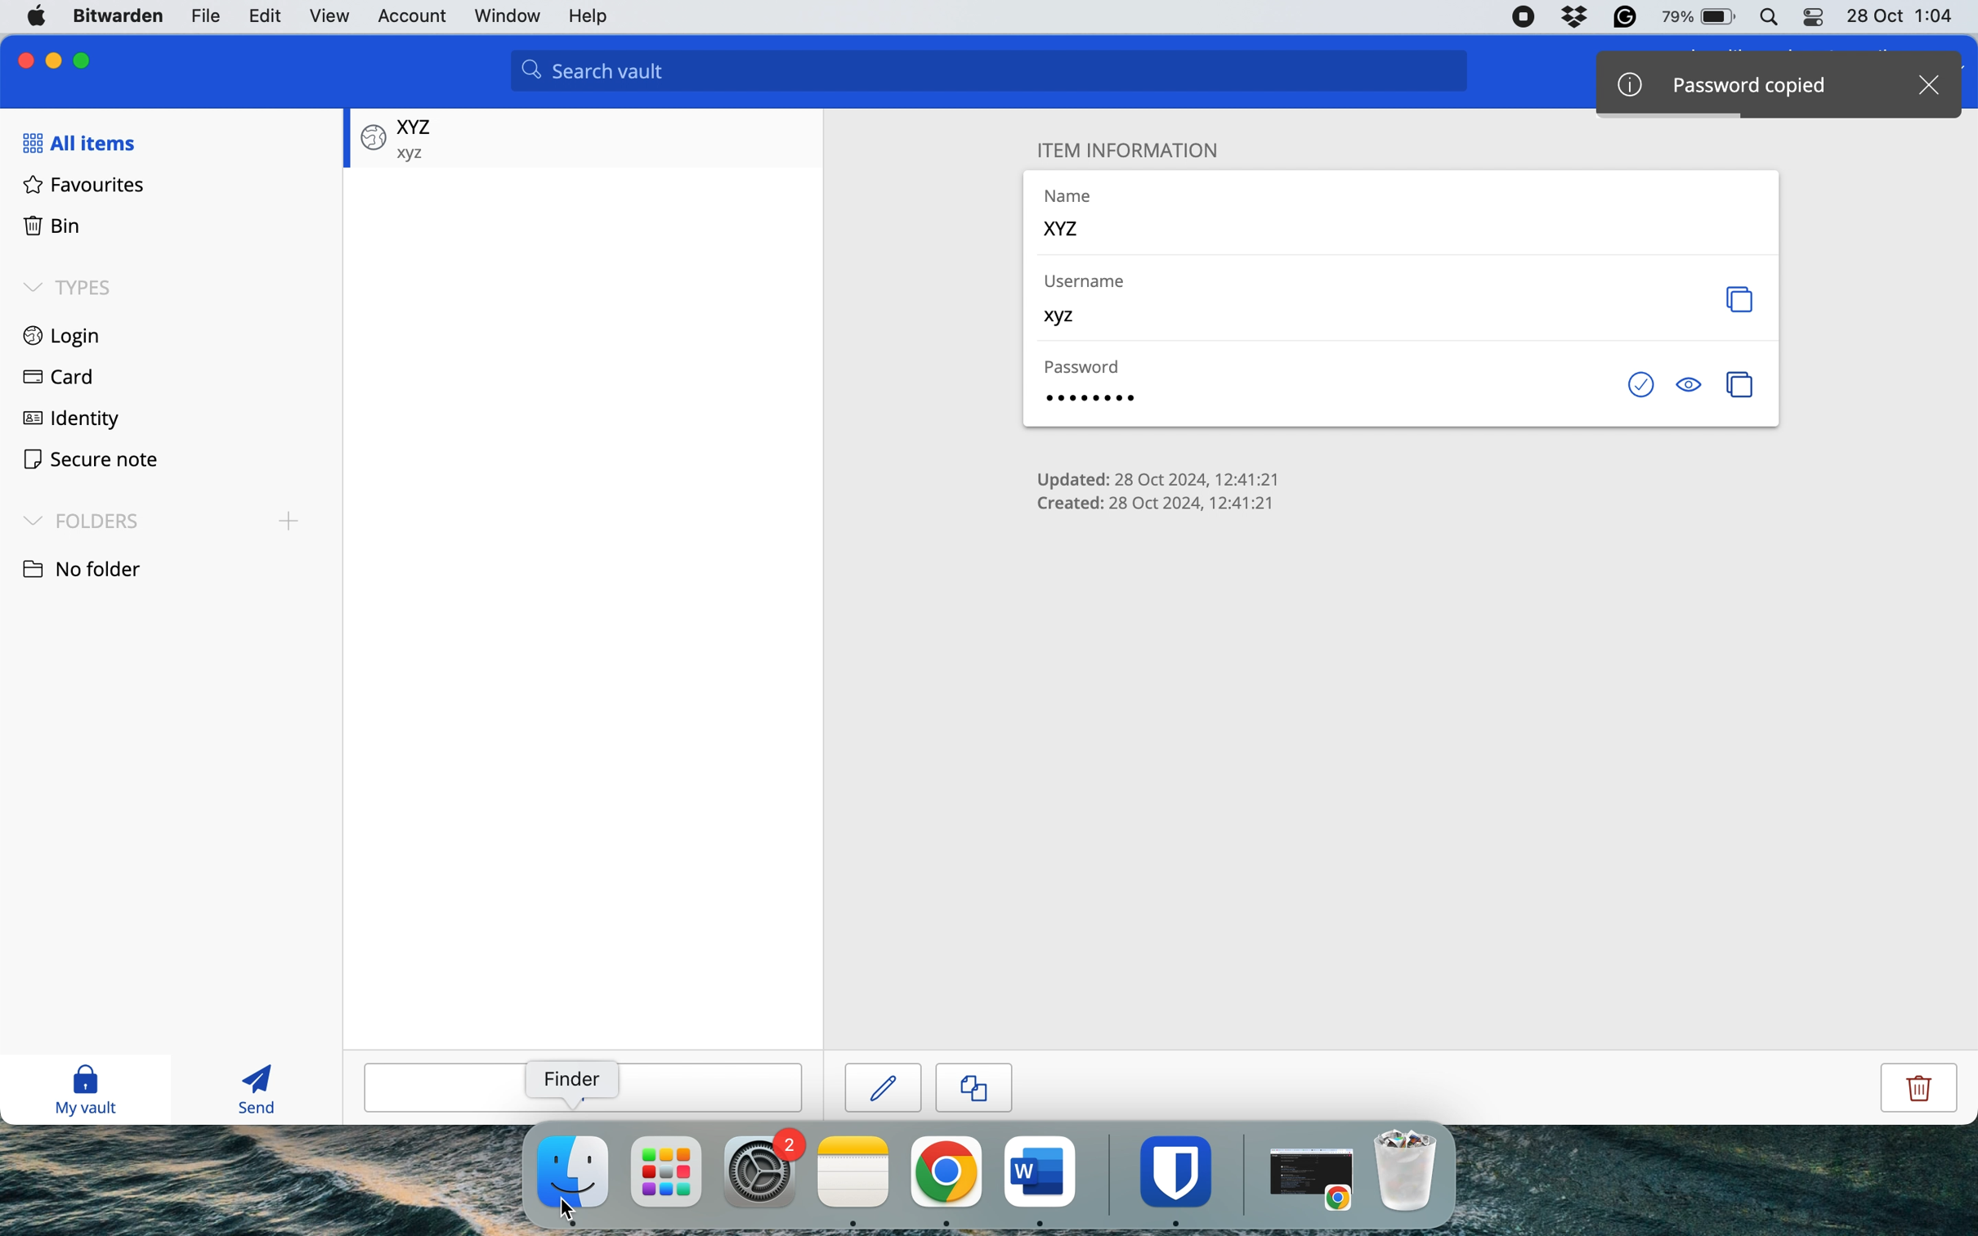  What do you see at coordinates (596, 18) in the screenshot?
I see `help` at bounding box center [596, 18].